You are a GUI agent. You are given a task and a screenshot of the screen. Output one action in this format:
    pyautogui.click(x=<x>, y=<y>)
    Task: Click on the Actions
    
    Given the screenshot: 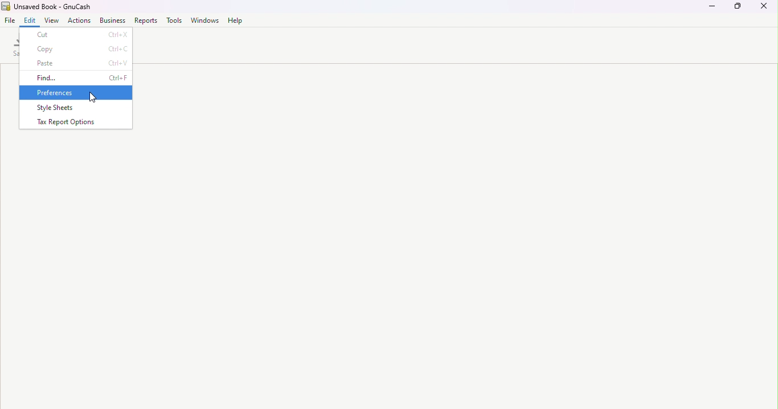 What is the action you would take?
    pyautogui.click(x=79, y=22)
    